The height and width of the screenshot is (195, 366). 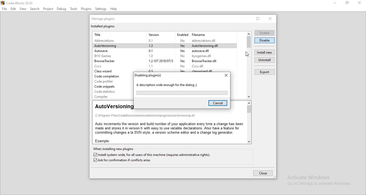 What do you see at coordinates (152, 65) in the screenshot?
I see `1.1` at bounding box center [152, 65].